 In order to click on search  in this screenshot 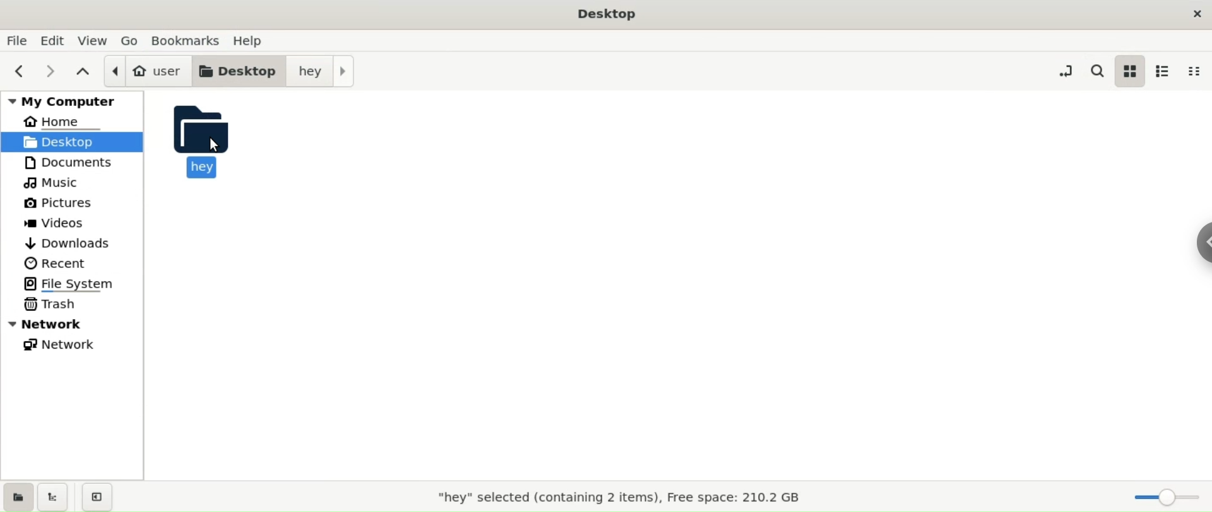, I will do `click(1101, 71)`.